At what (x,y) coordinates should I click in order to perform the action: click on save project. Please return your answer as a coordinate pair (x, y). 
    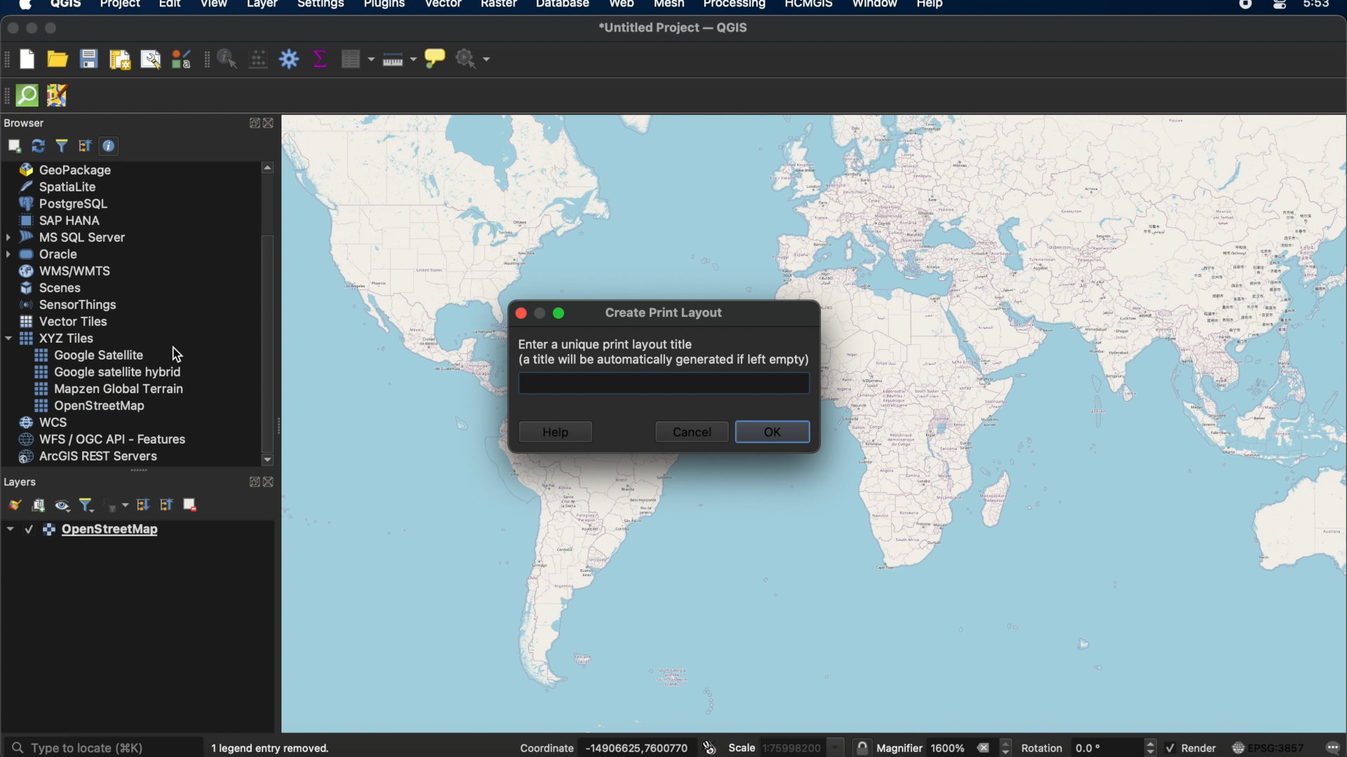
    Looking at the image, I should click on (88, 58).